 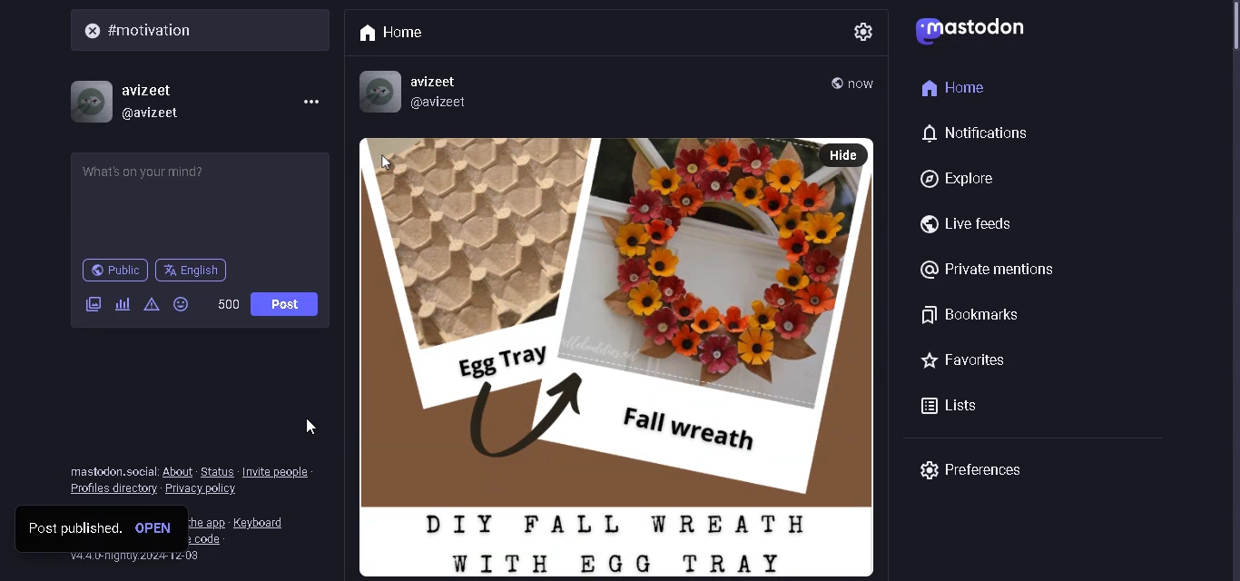 I want to click on content warning, so click(x=154, y=308).